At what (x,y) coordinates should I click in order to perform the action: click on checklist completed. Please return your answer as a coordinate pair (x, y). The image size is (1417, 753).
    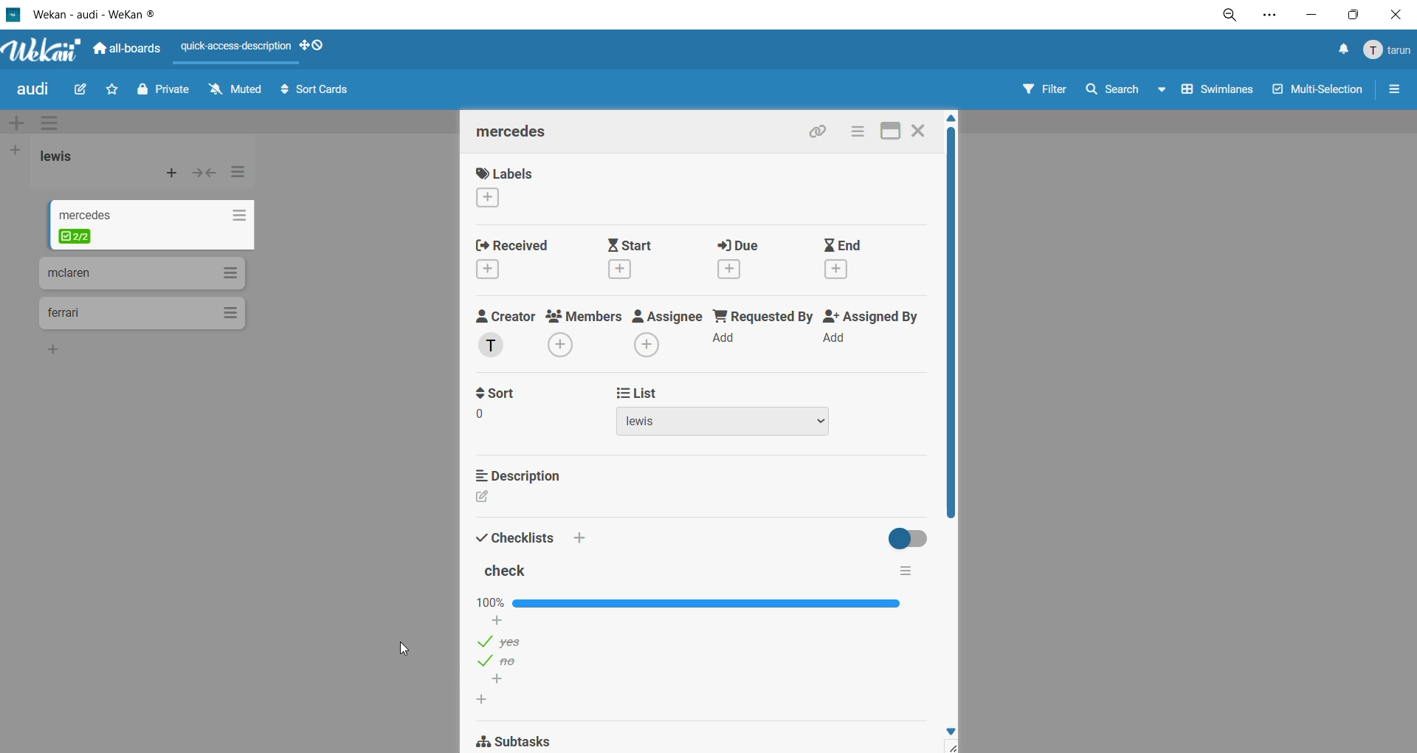
    Looking at the image, I should click on (687, 602).